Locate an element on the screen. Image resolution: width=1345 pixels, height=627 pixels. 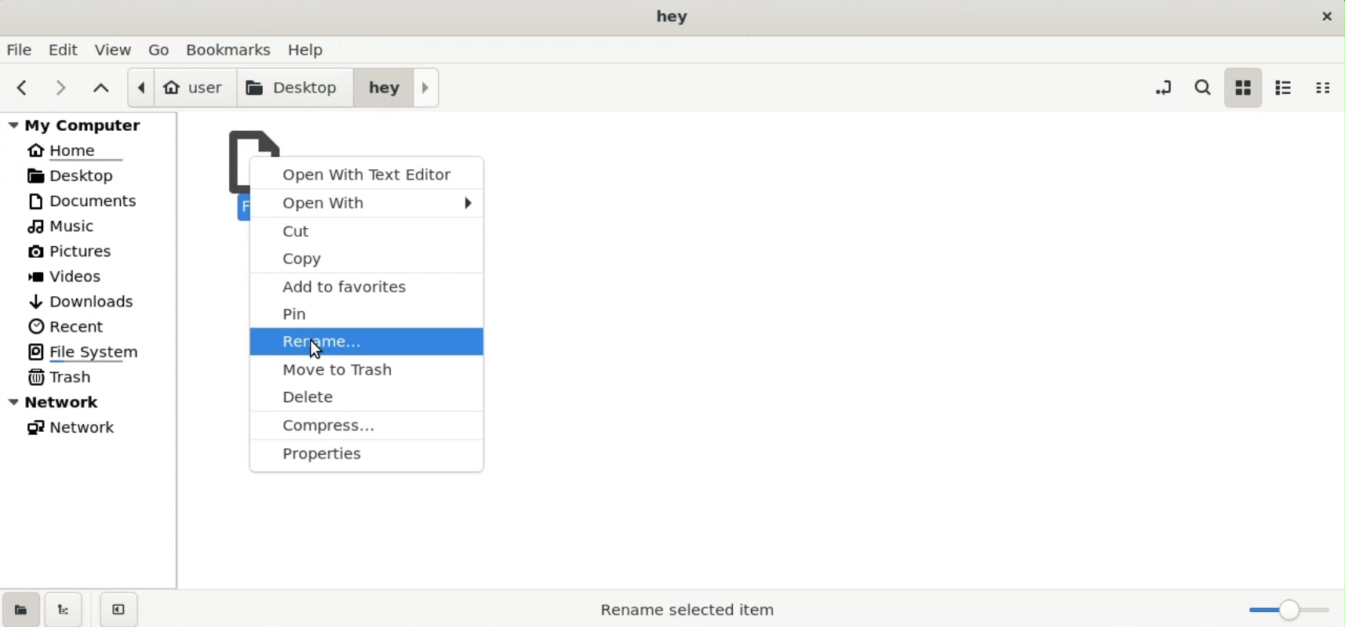
previous is located at coordinates (20, 88).